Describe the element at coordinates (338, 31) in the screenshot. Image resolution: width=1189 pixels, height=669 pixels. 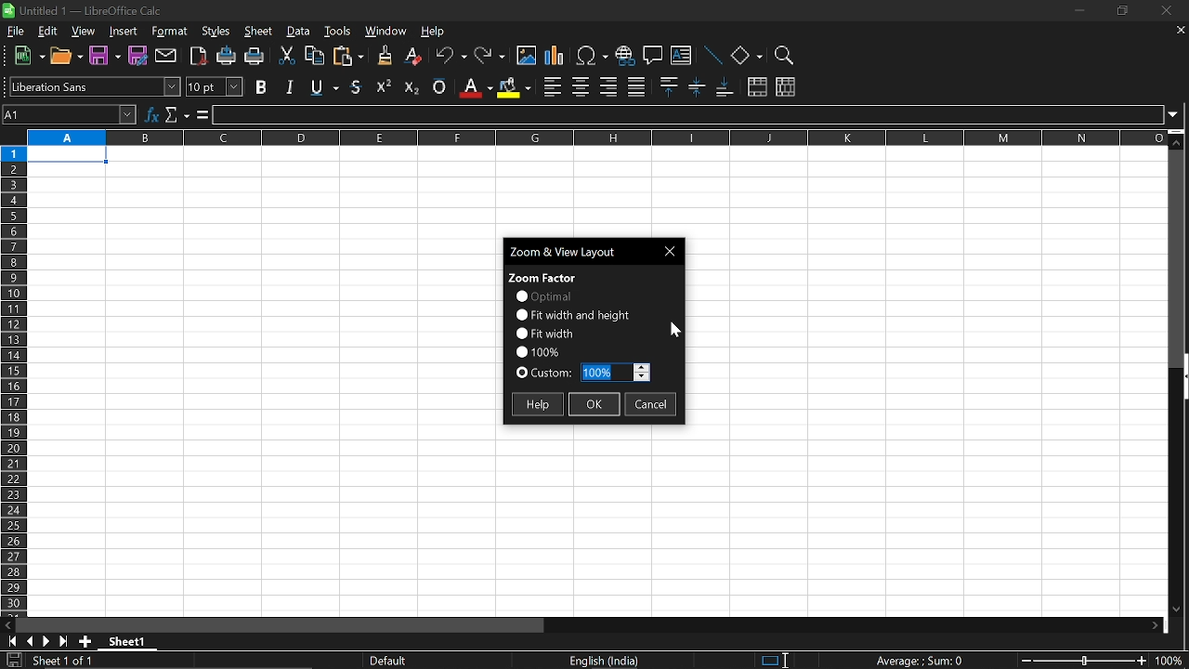
I see `tools` at that location.